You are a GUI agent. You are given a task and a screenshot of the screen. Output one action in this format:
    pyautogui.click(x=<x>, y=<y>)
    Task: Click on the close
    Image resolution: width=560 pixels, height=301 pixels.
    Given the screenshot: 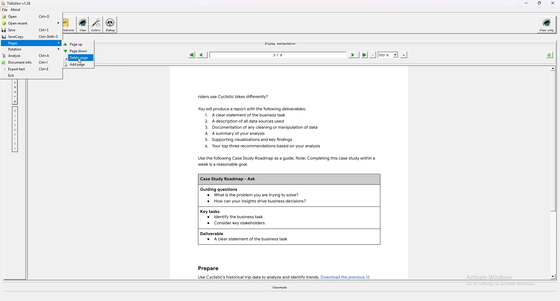 What is the action you would take?
    pyautogui.click(x=553, y=3)
    